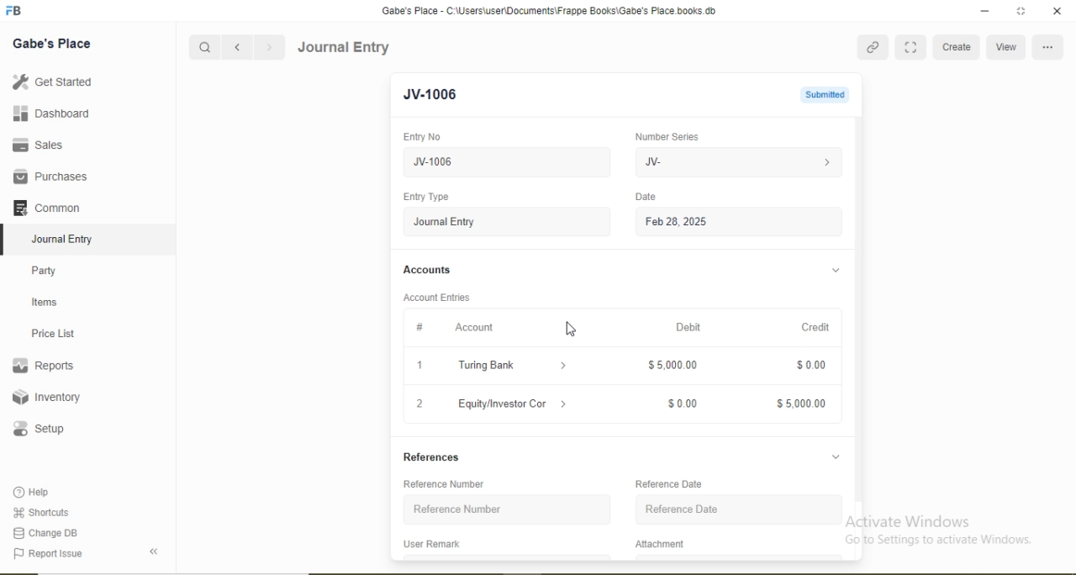 Image resolution: width=1076 pixels, height=575 pixels. I want to click on JV-1006, so click(437, 95).